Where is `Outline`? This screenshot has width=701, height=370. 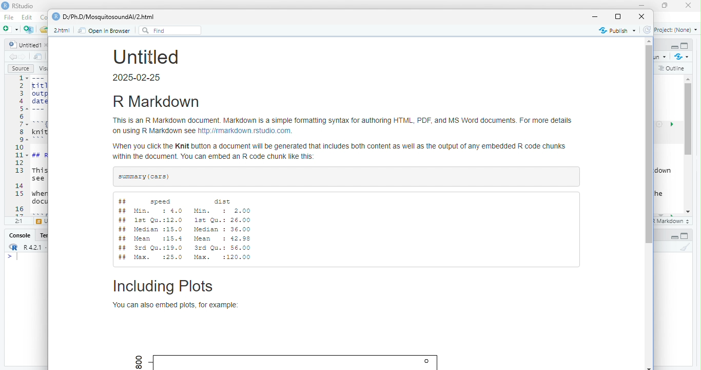
Outline is located at coordinates (672, 69).